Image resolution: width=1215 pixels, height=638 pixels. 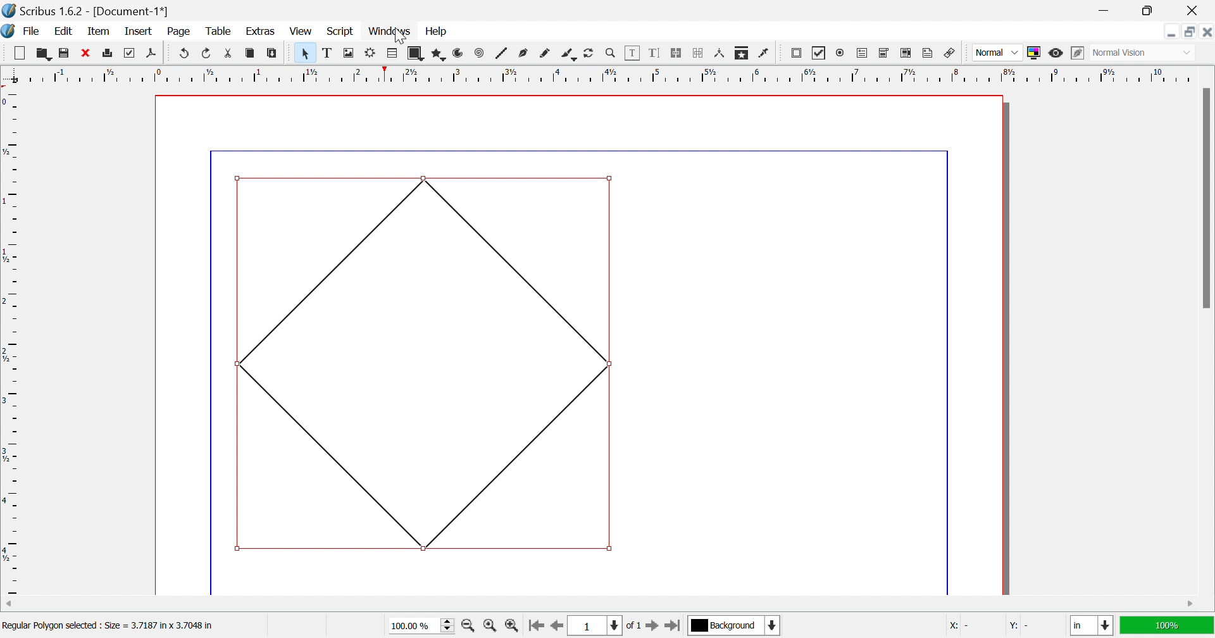 I want to click on Redo, so click(x=208, y=53).